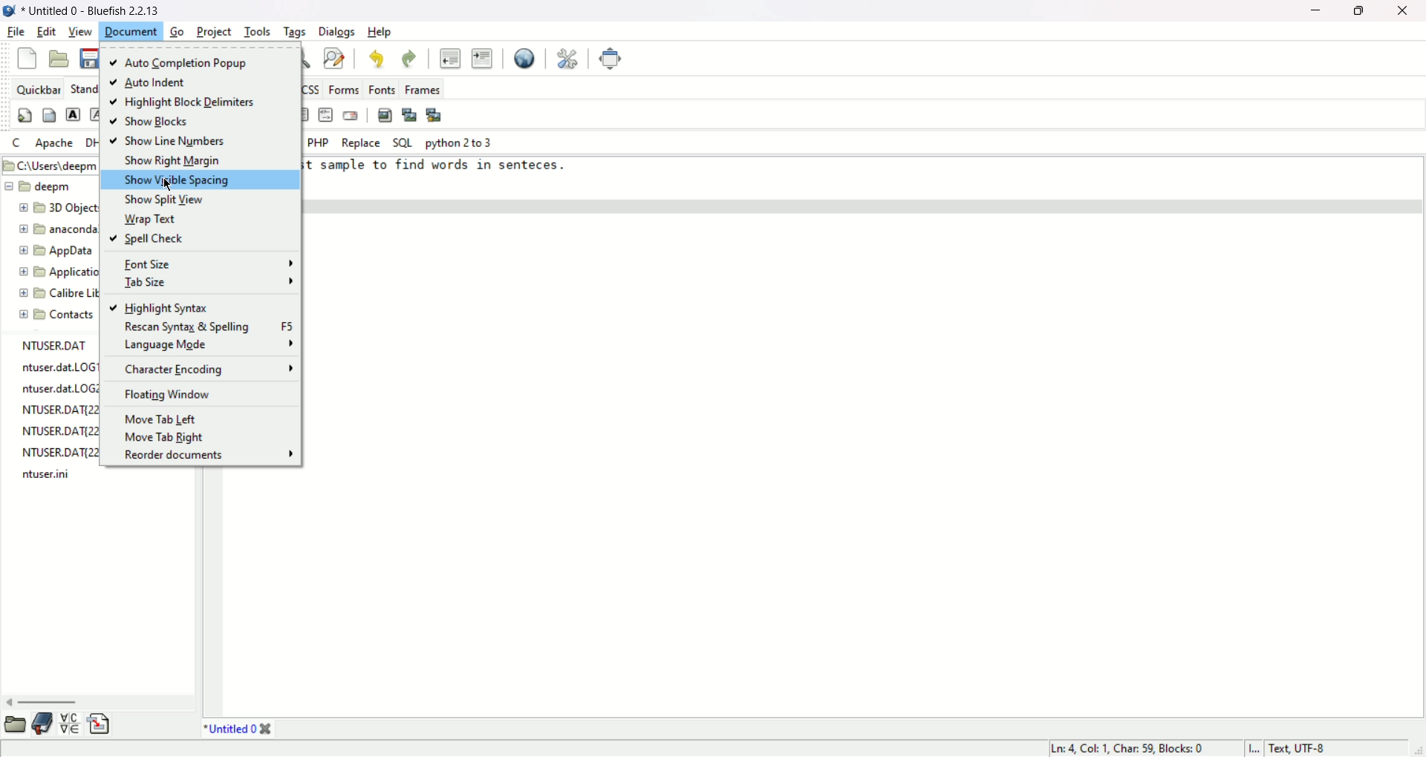 The width and height of the screenshot is (1426, 757). What do you see at coordinates (59, 452) in the screenshot?
I see `NTUSER.DAT[22128aa0-2361-11ee-` at bounding box center [59, 452].